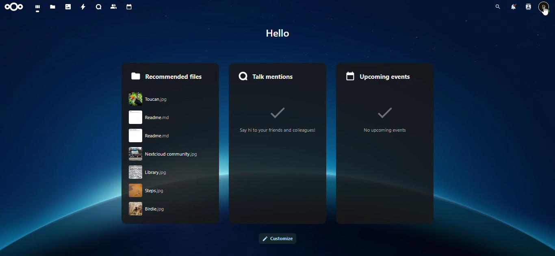  I want to click on files, so click(54, 8).